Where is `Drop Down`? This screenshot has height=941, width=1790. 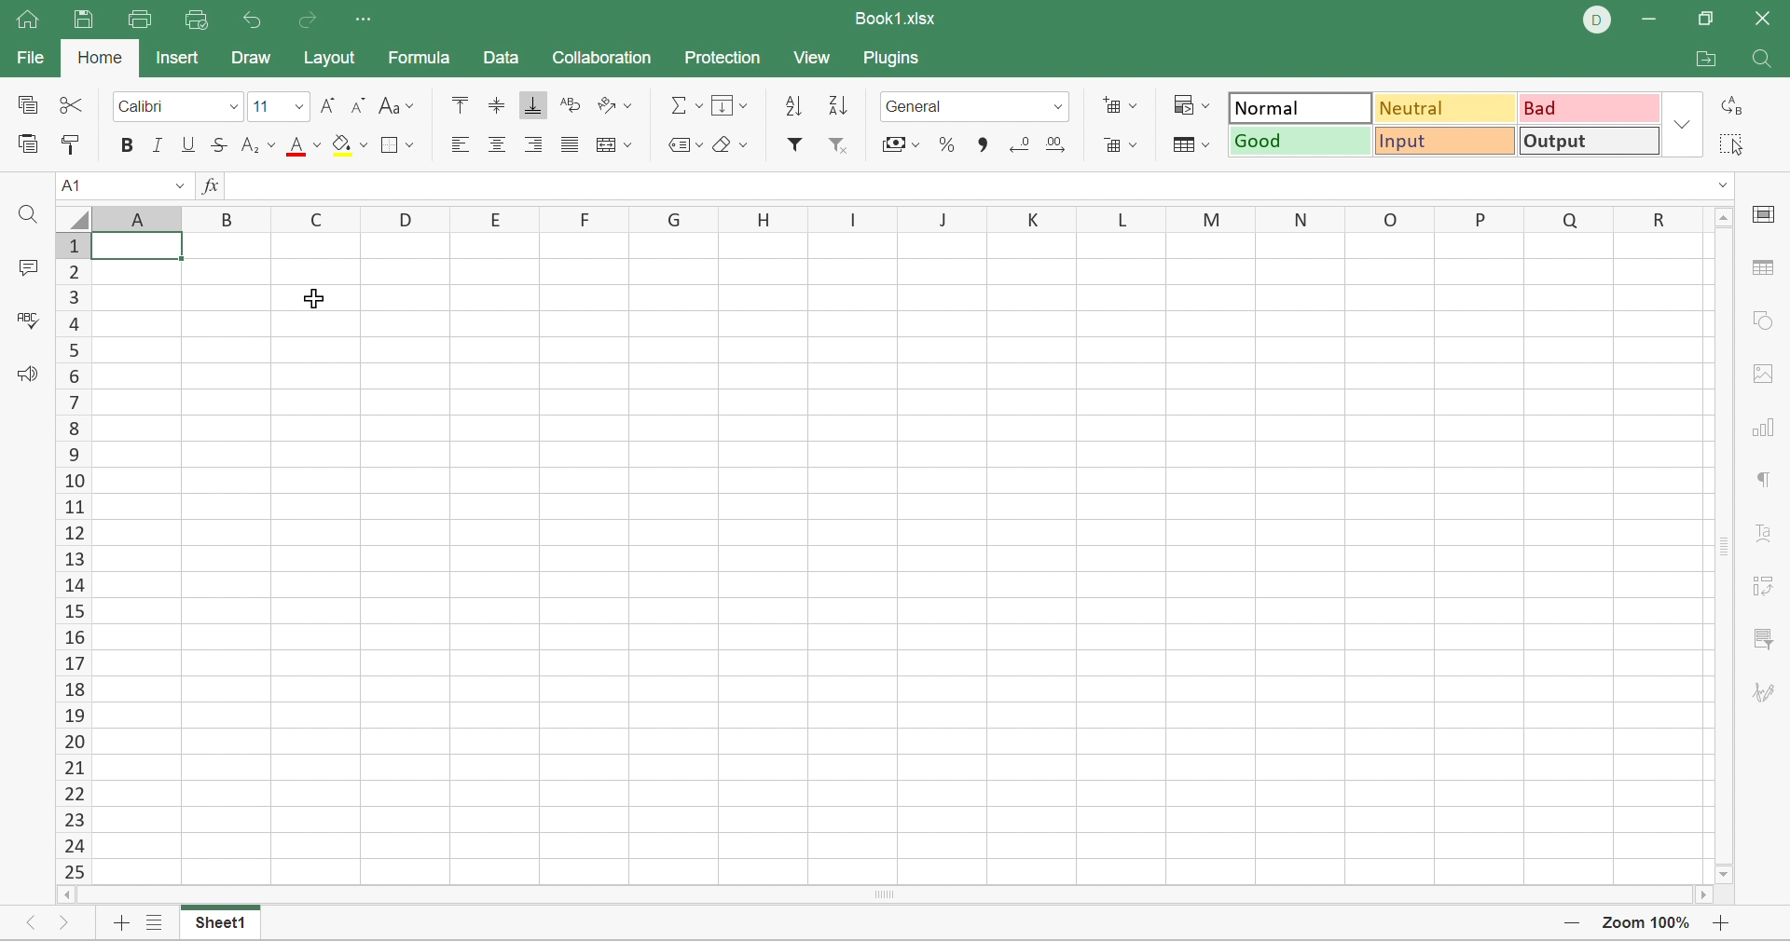 Drop Down is located at coordinates (236, 105).